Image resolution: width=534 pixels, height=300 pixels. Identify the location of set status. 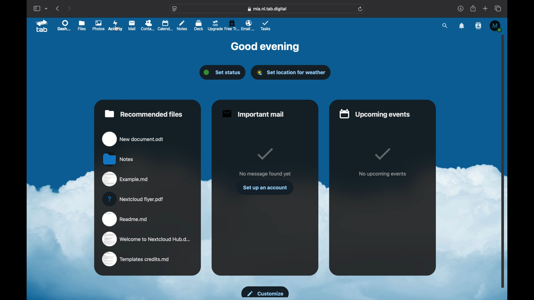
(222, 72).